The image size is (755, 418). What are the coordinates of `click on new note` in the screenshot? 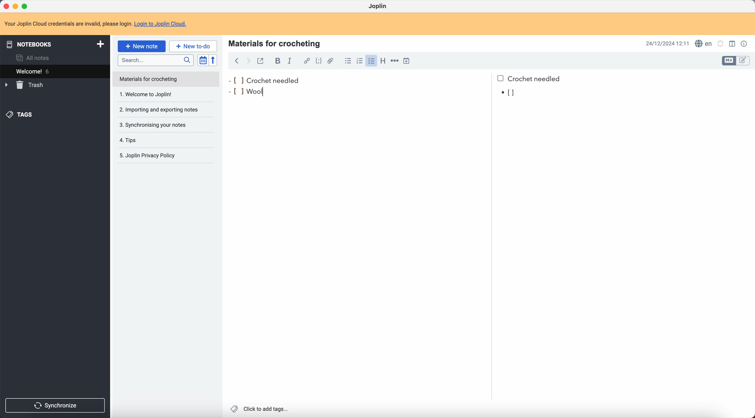 It's located at (142, 46).